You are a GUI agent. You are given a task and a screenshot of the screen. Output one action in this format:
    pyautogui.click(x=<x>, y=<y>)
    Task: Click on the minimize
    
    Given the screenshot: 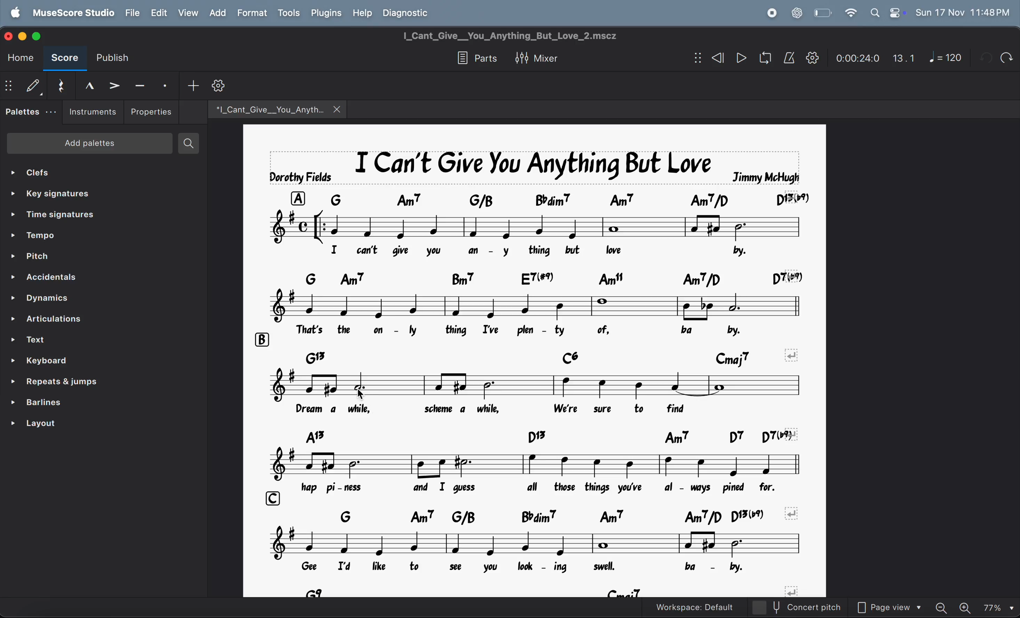 What is the action you would take?
    pyautogui.click(x=21, y=36)
    